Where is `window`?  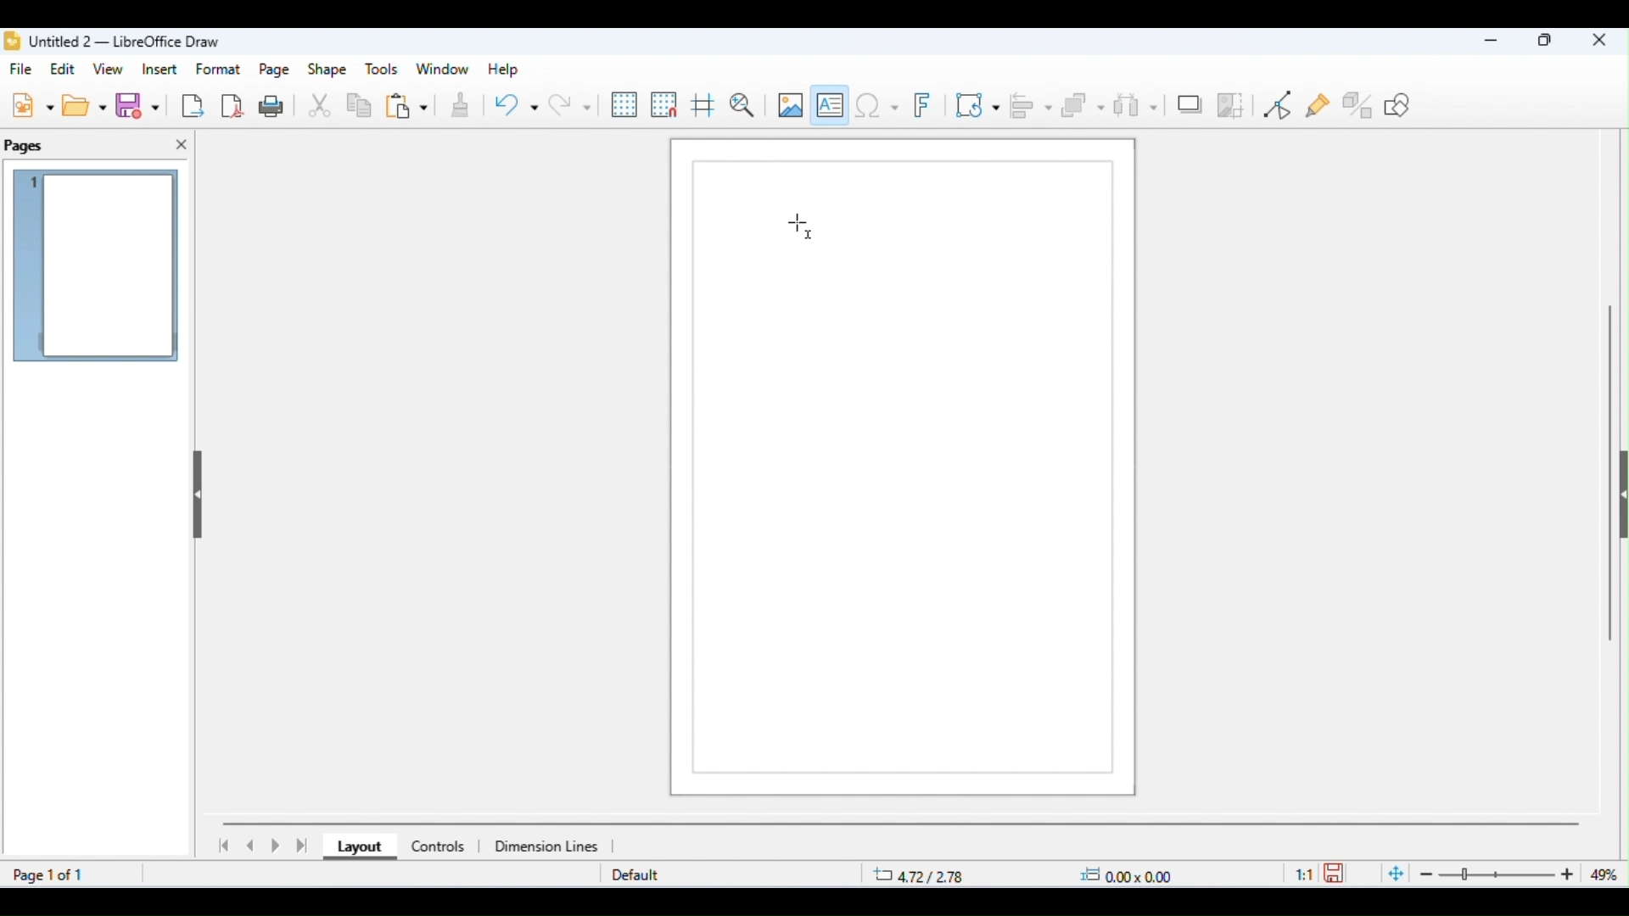
window is located at coordinates (443, 70).